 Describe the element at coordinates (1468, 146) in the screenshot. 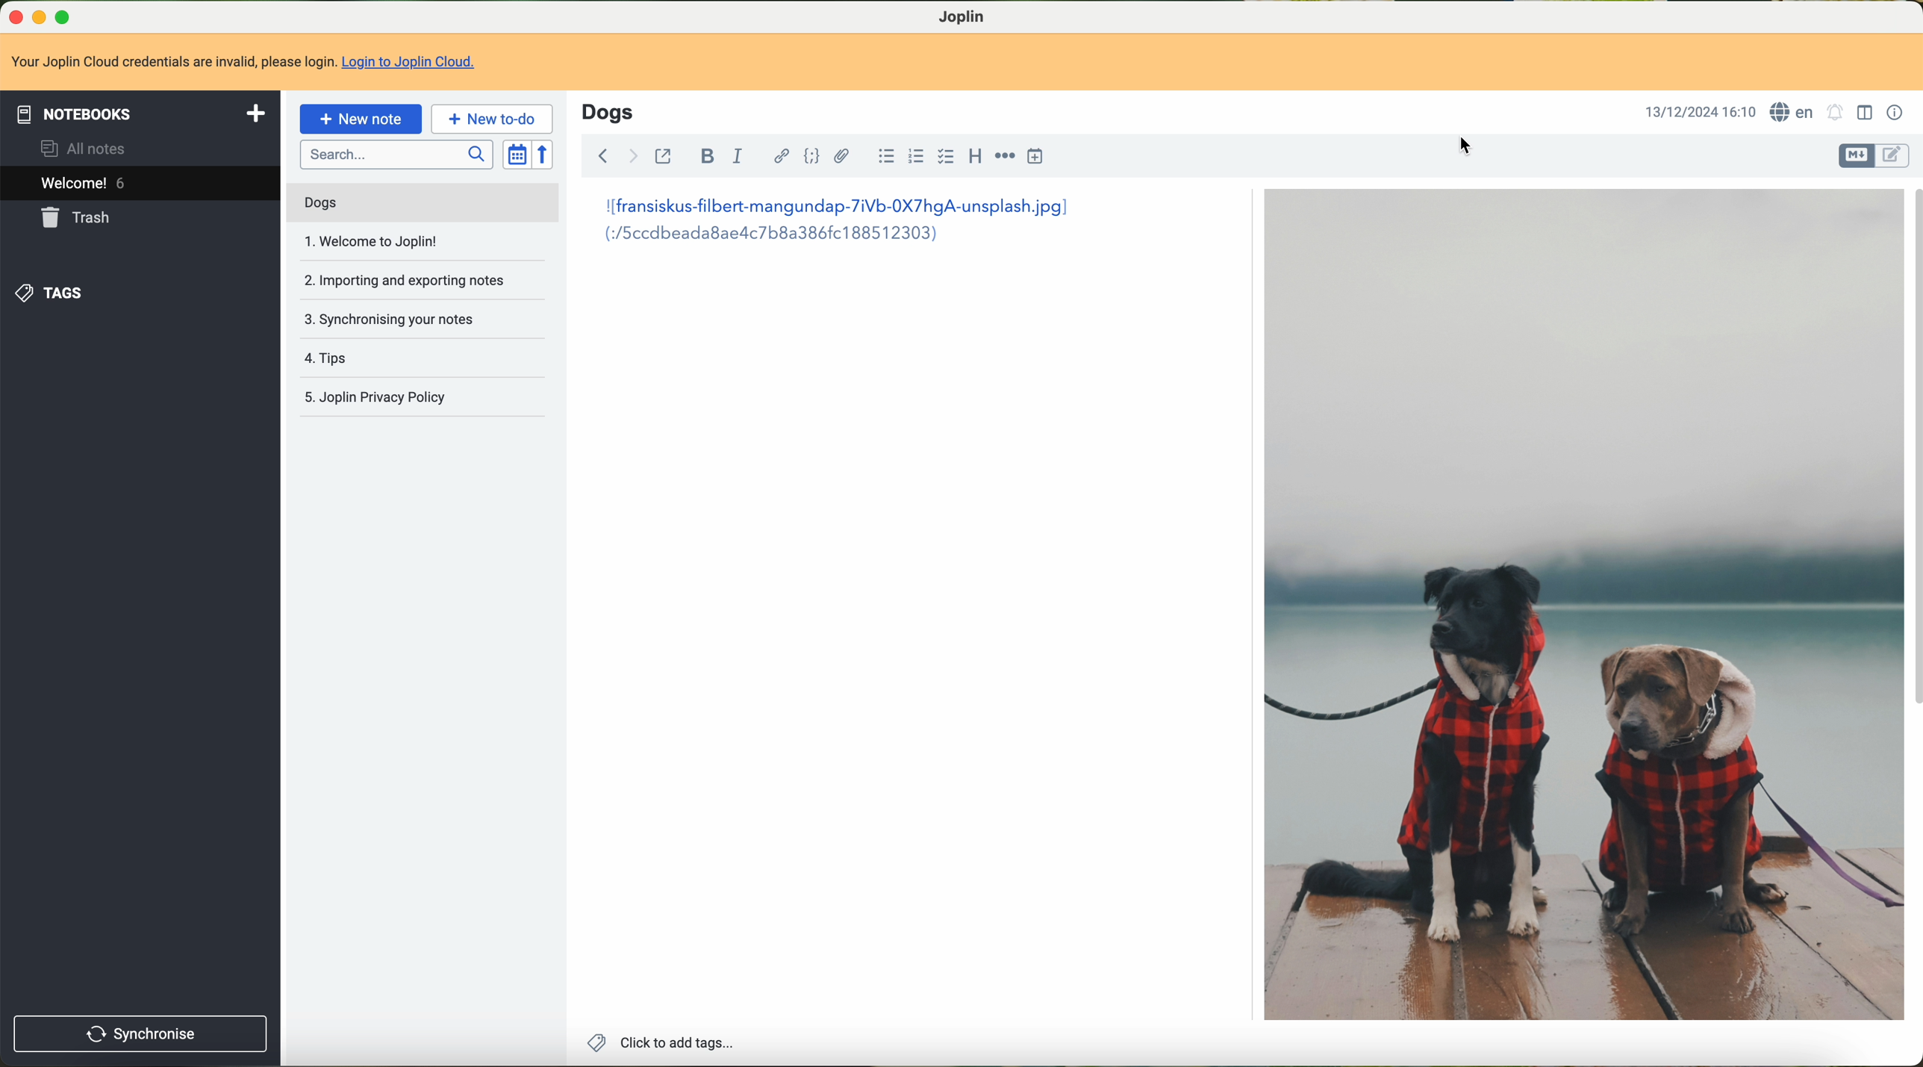

I see `cursor` at that location.